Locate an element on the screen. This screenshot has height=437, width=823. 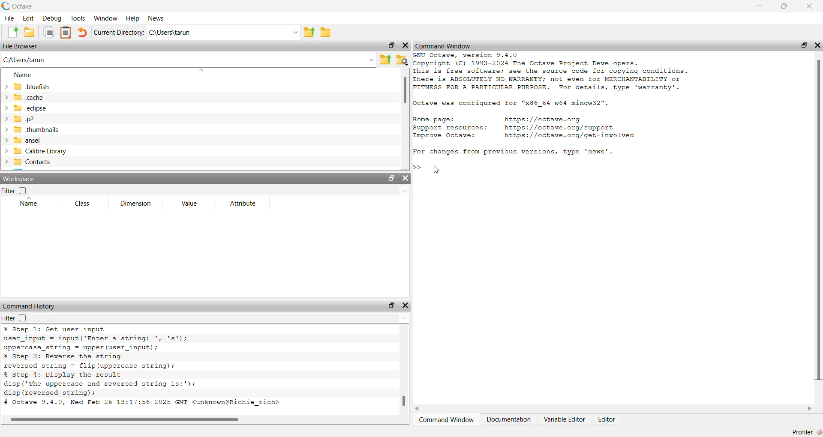
open an existing file in editor is located at coordinates (30, 33).